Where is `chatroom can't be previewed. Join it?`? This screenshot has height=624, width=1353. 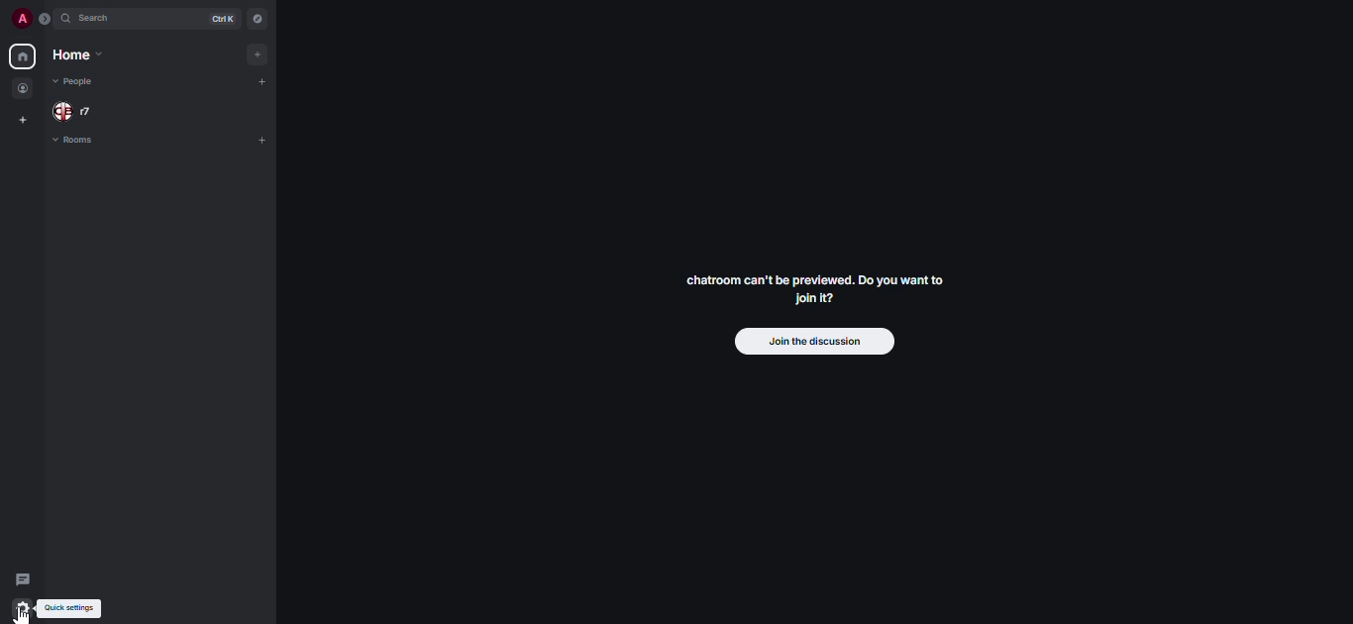 chatroom can't be previewed. Join it? is located at coordinates (814, 291).